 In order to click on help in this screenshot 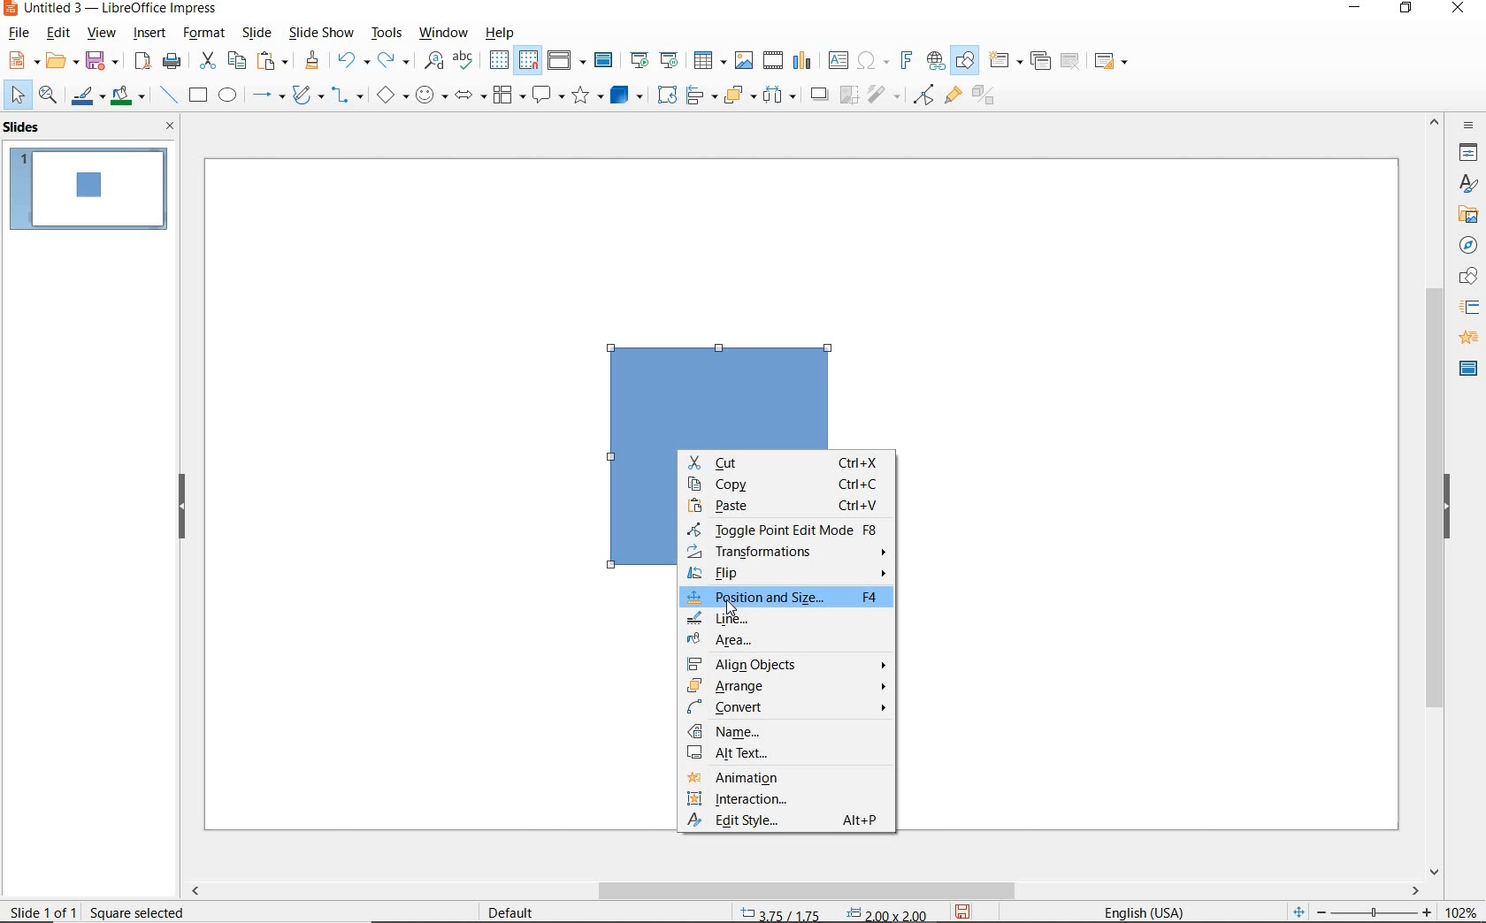, I will do `click(502, 33)`.